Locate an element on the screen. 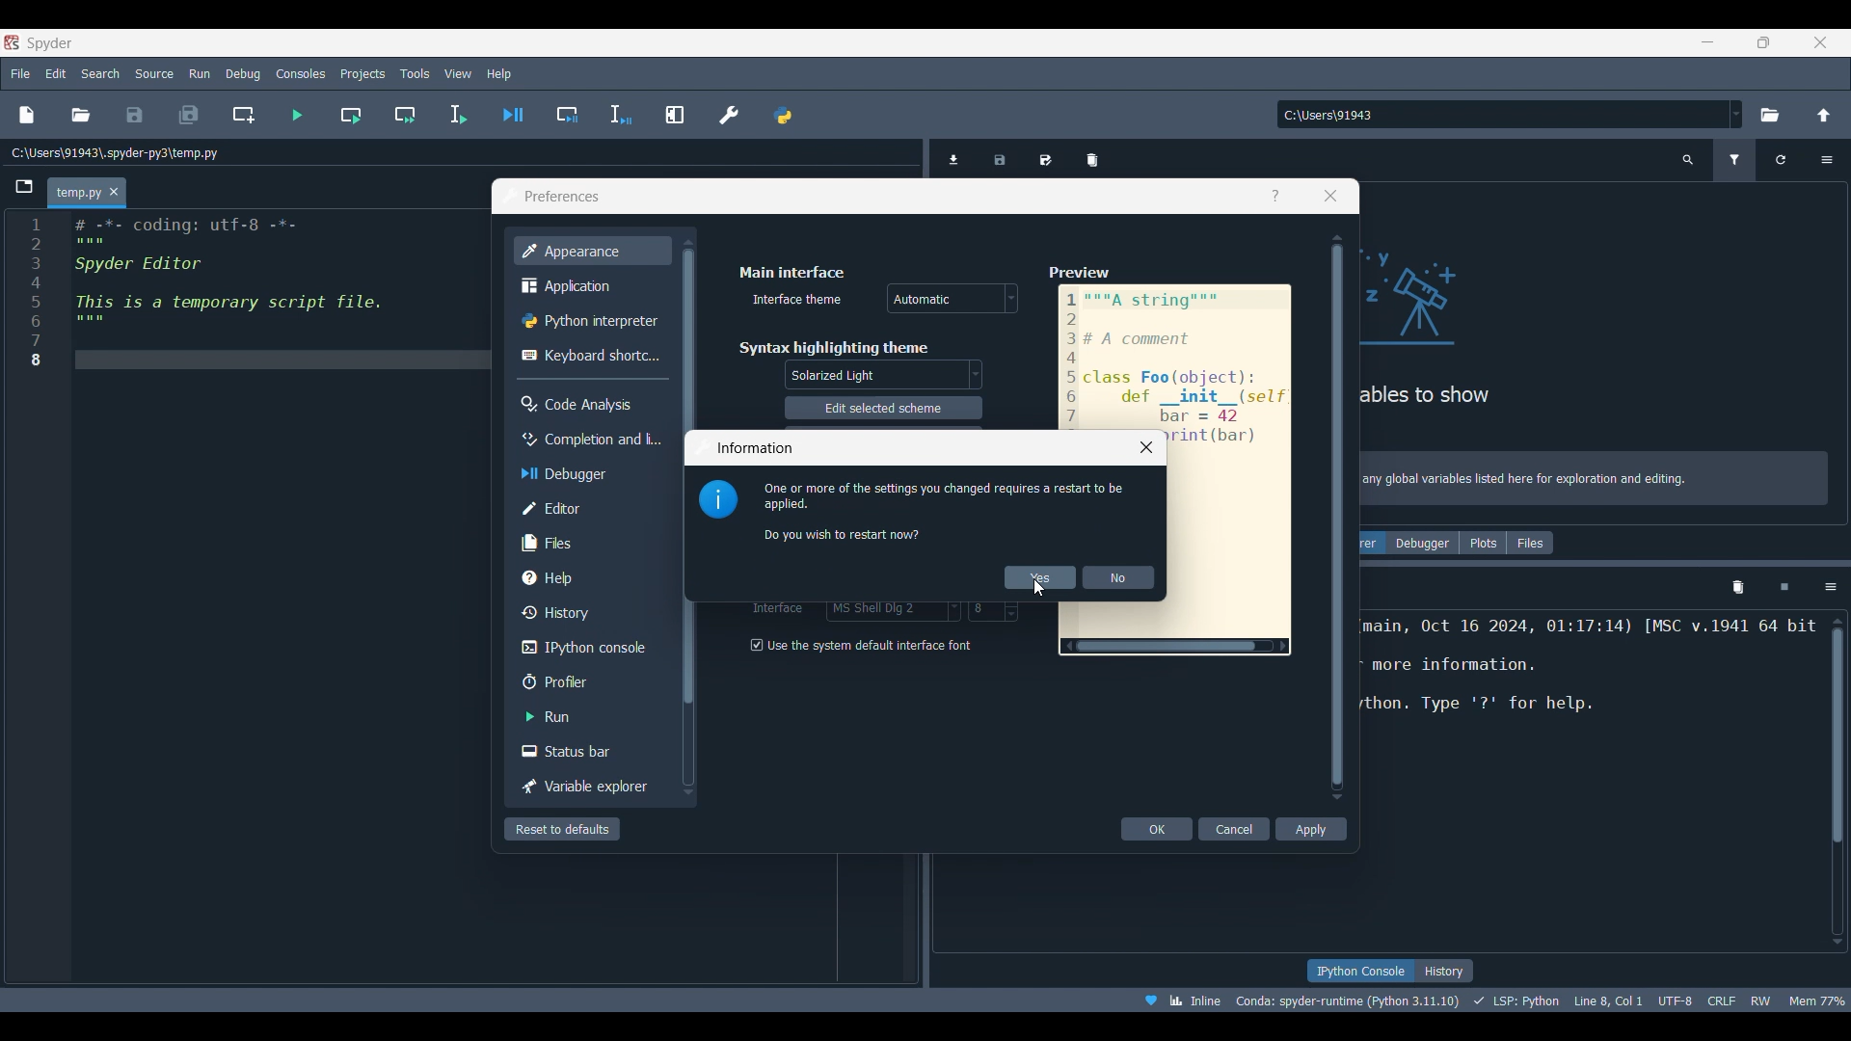 The width and height of the screenshot is (1851, 1041). Application is located at coordinates (589, 284).